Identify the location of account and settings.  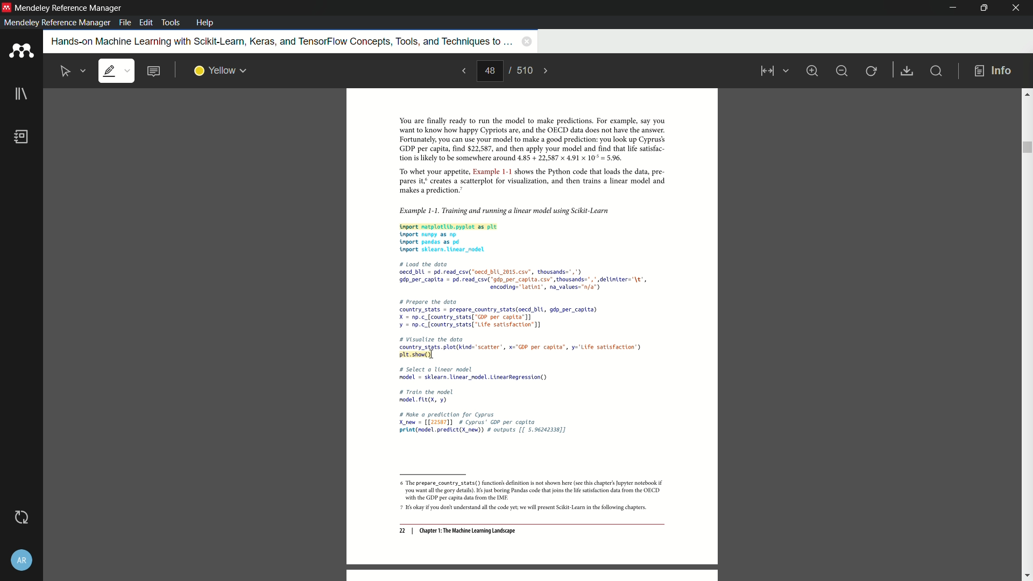
(22, 561).